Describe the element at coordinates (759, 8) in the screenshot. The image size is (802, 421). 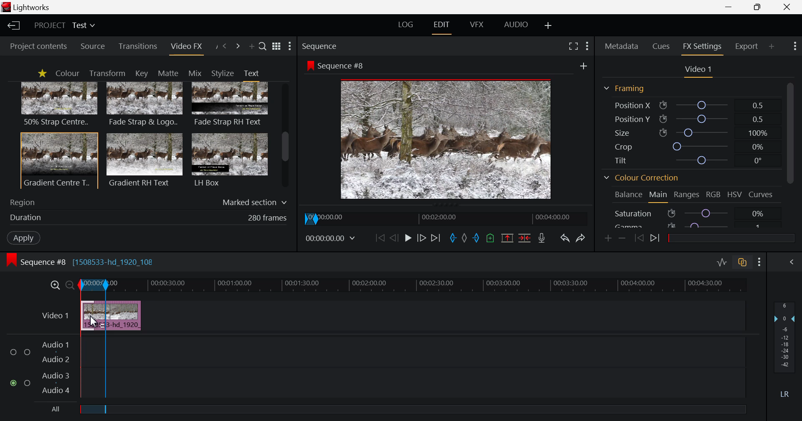
I see `Minimize` at that location.